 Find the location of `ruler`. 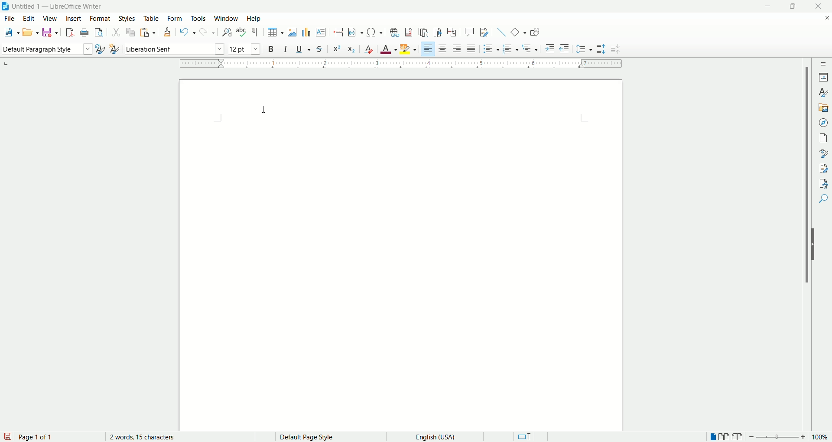

ruler is located at coordinates (397, 64).